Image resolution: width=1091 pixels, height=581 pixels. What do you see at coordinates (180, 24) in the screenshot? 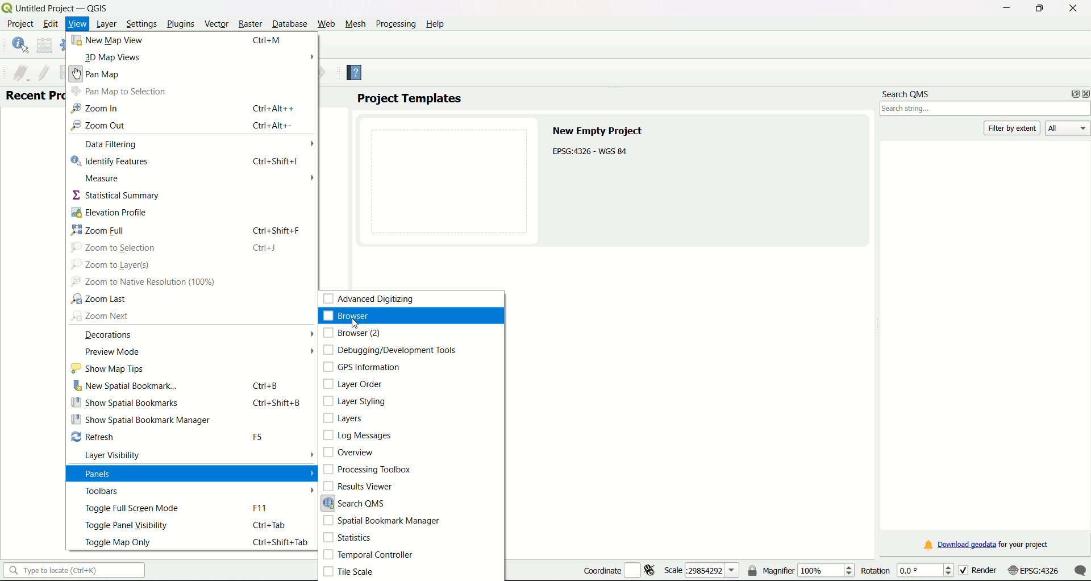
I see `Plugins` at bounding box center [180, 24].